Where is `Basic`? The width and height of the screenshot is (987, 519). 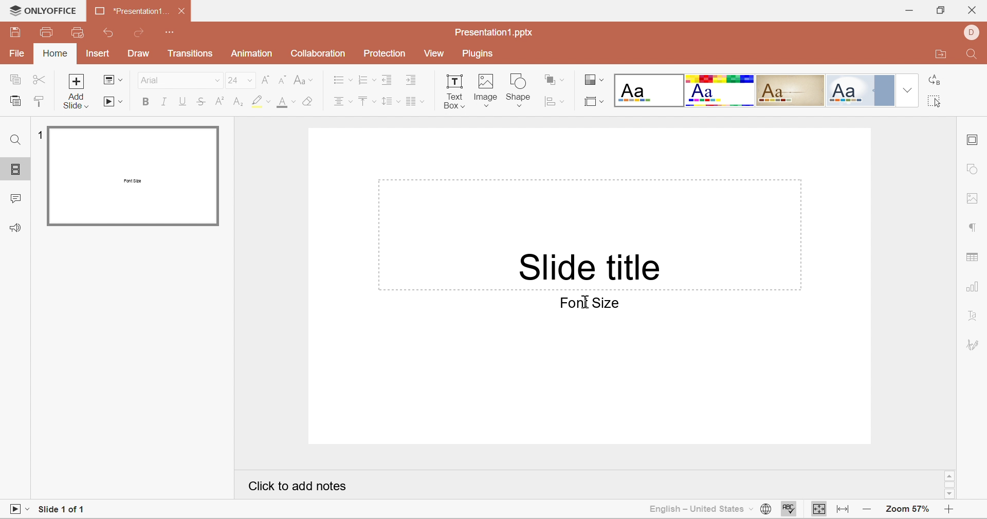
Basic is located at coordinates (721, 91).